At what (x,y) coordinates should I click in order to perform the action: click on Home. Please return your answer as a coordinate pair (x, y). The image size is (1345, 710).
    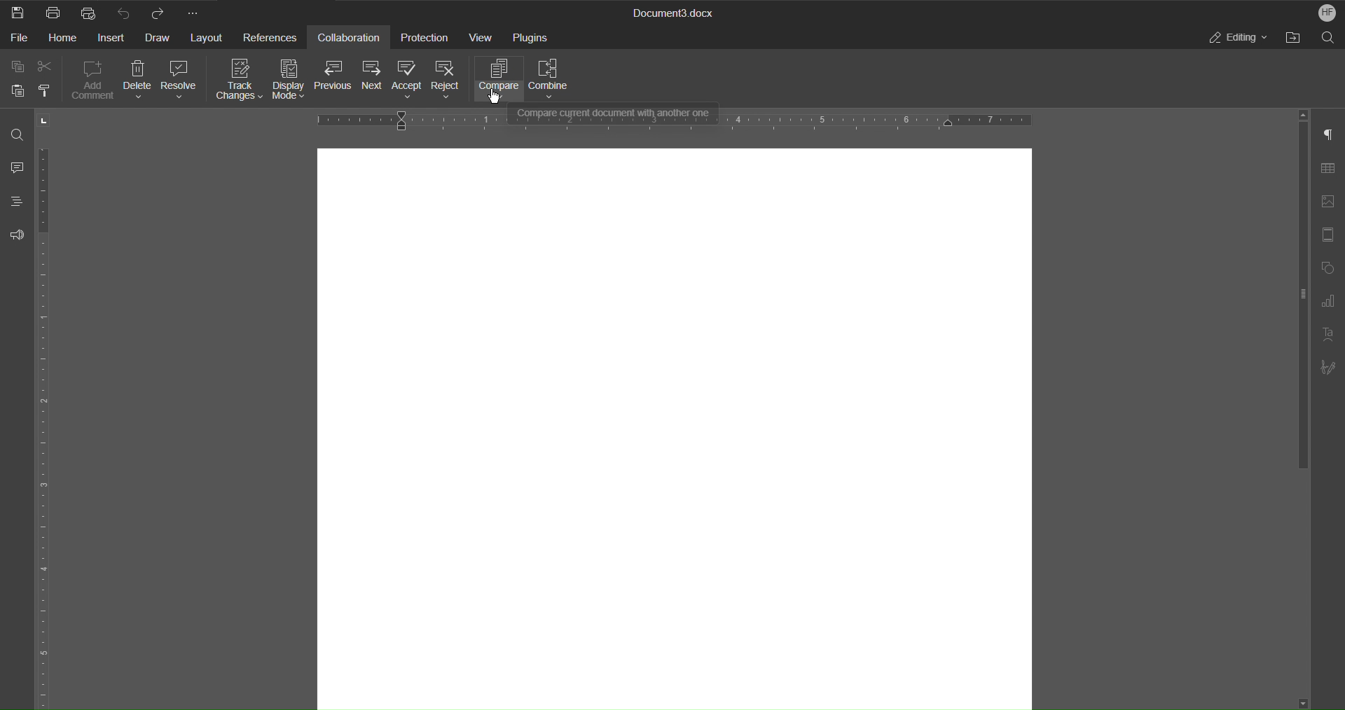
    Looking at the image, I should click on (66, 39).